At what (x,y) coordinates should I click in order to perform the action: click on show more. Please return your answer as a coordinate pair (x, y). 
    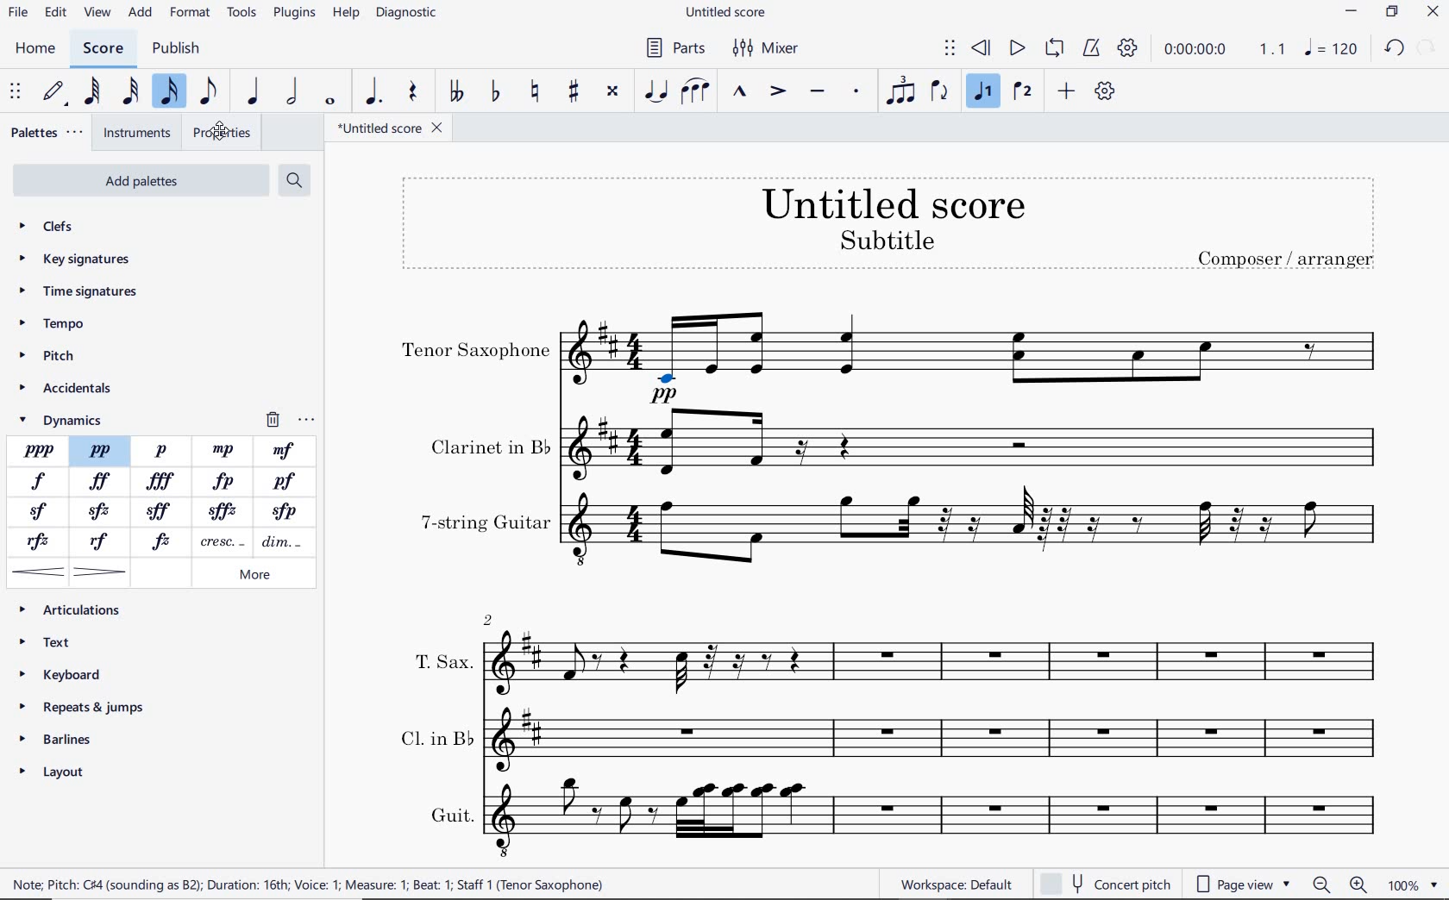
    Looking at the image, I should click on (58, 850).